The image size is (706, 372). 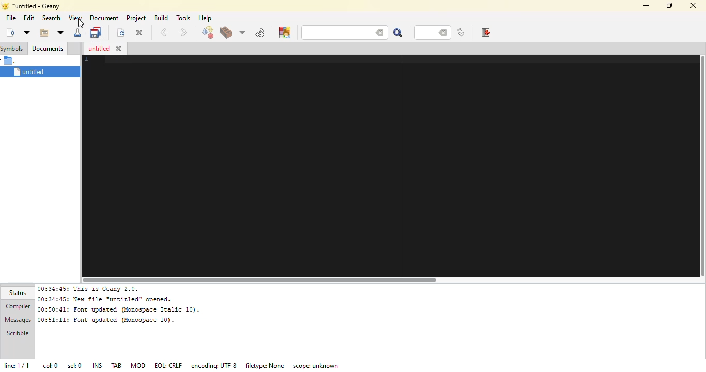 What do you see at coordinates (97, 365) in the screenshot?
I see `ins` at bounding box center [97, 365].